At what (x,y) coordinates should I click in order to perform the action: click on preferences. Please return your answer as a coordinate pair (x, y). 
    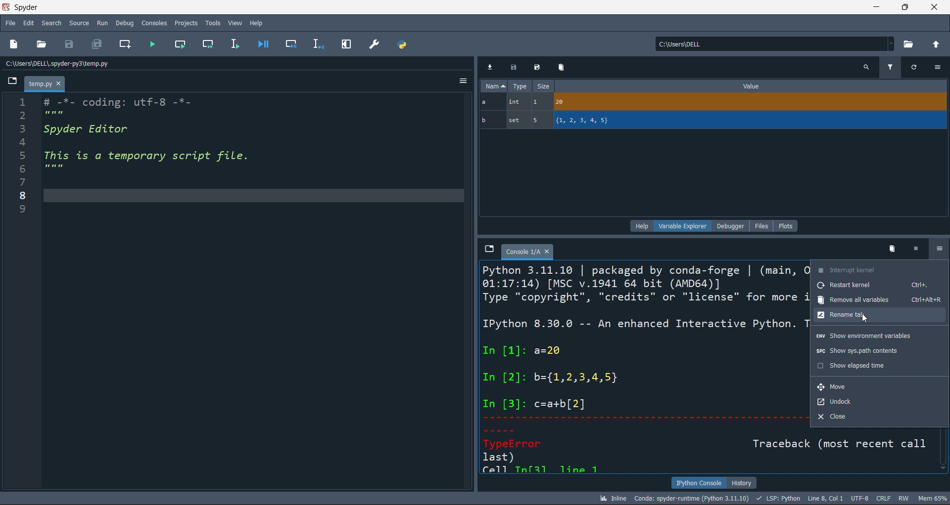
    Looking at the image, I should click on (374, 43).